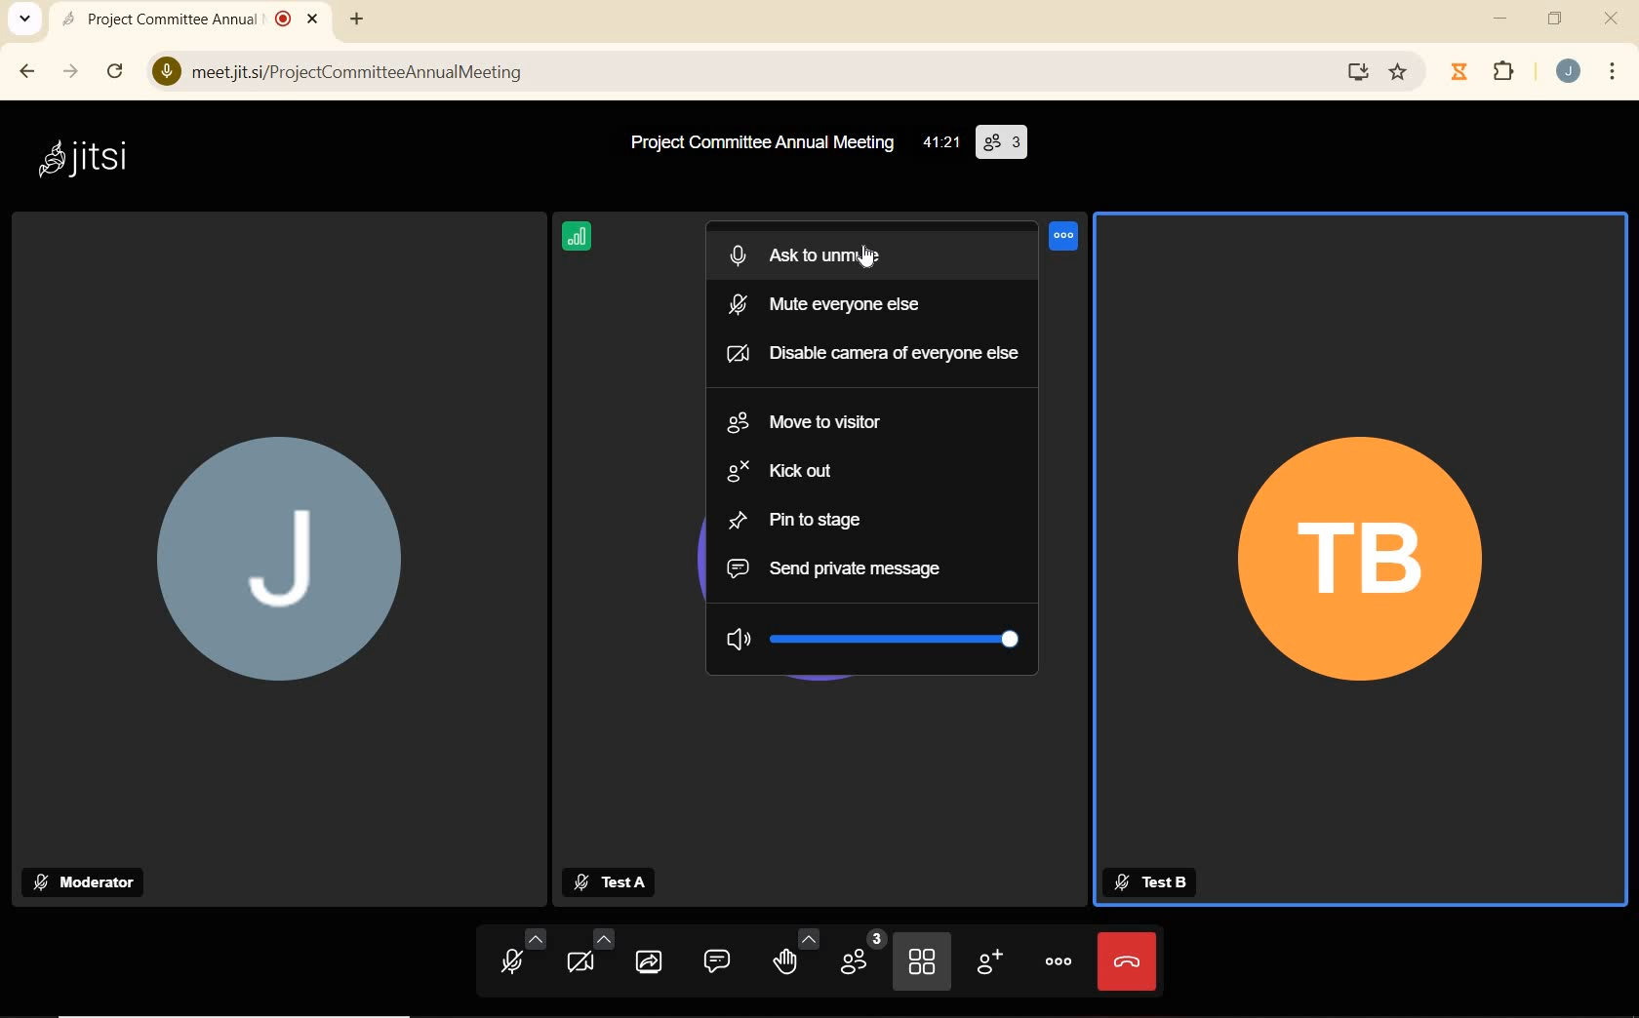 This screenshot has width=1639, height=1018. What do you see at coordinates (579, 239) in the screenshot?
I see `CONNECTION STATUS` at bounding box center [579, 239].